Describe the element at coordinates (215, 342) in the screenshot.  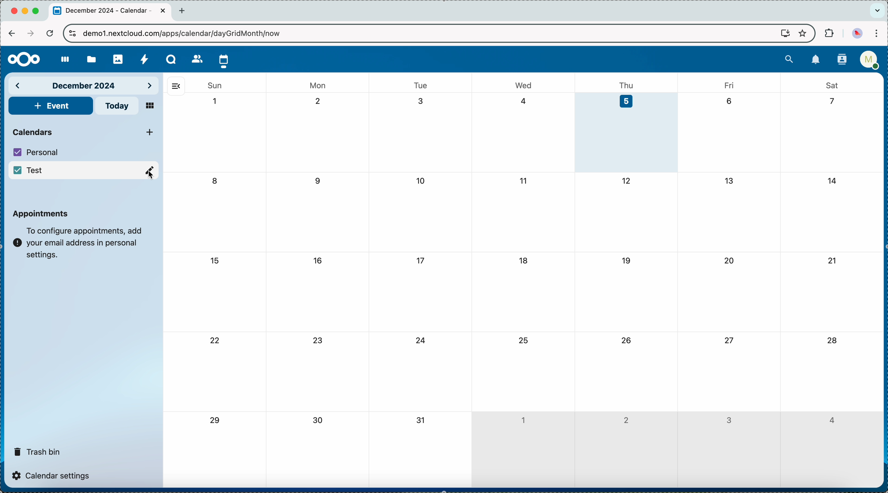
I see `22` at that location.